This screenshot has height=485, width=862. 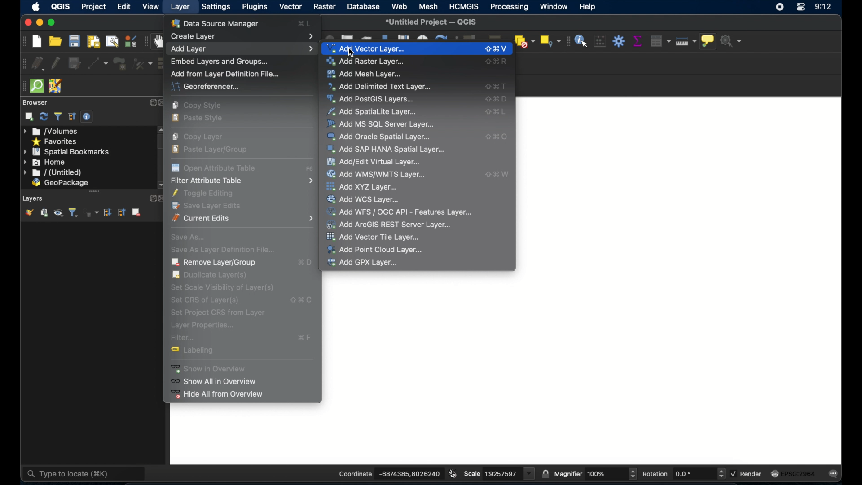 What do you see at coordinates (75, 63) in the screenshot?
I see `save edits` at bounding box center [75, 63].